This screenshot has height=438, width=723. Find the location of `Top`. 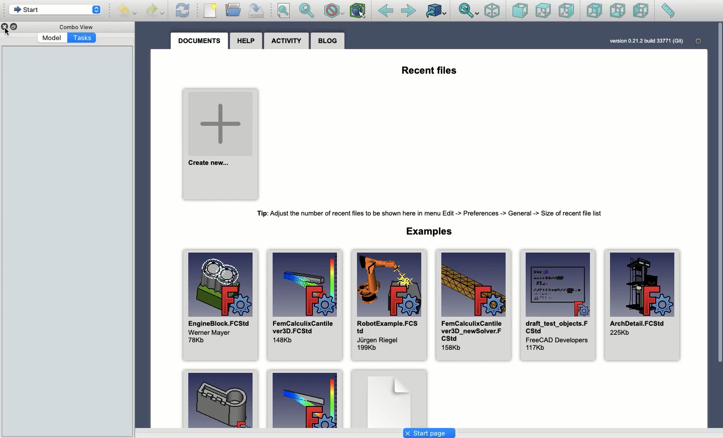

Top is located at coordinates (544, 10).